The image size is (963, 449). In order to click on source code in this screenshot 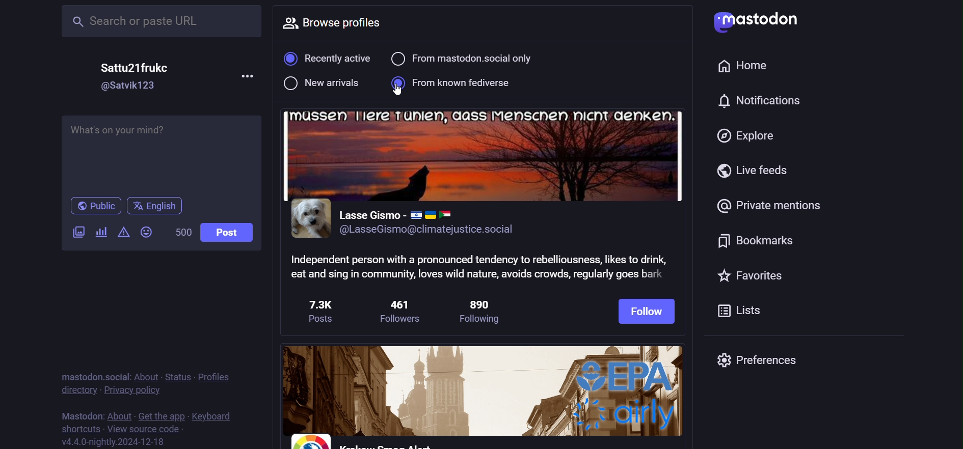, I will do `click(144, 429)`.